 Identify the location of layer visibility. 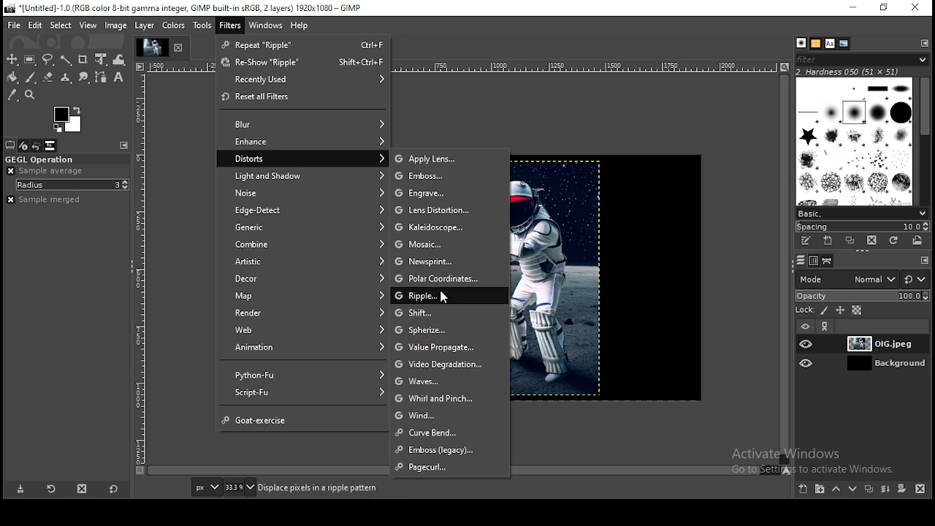
(807, 362).